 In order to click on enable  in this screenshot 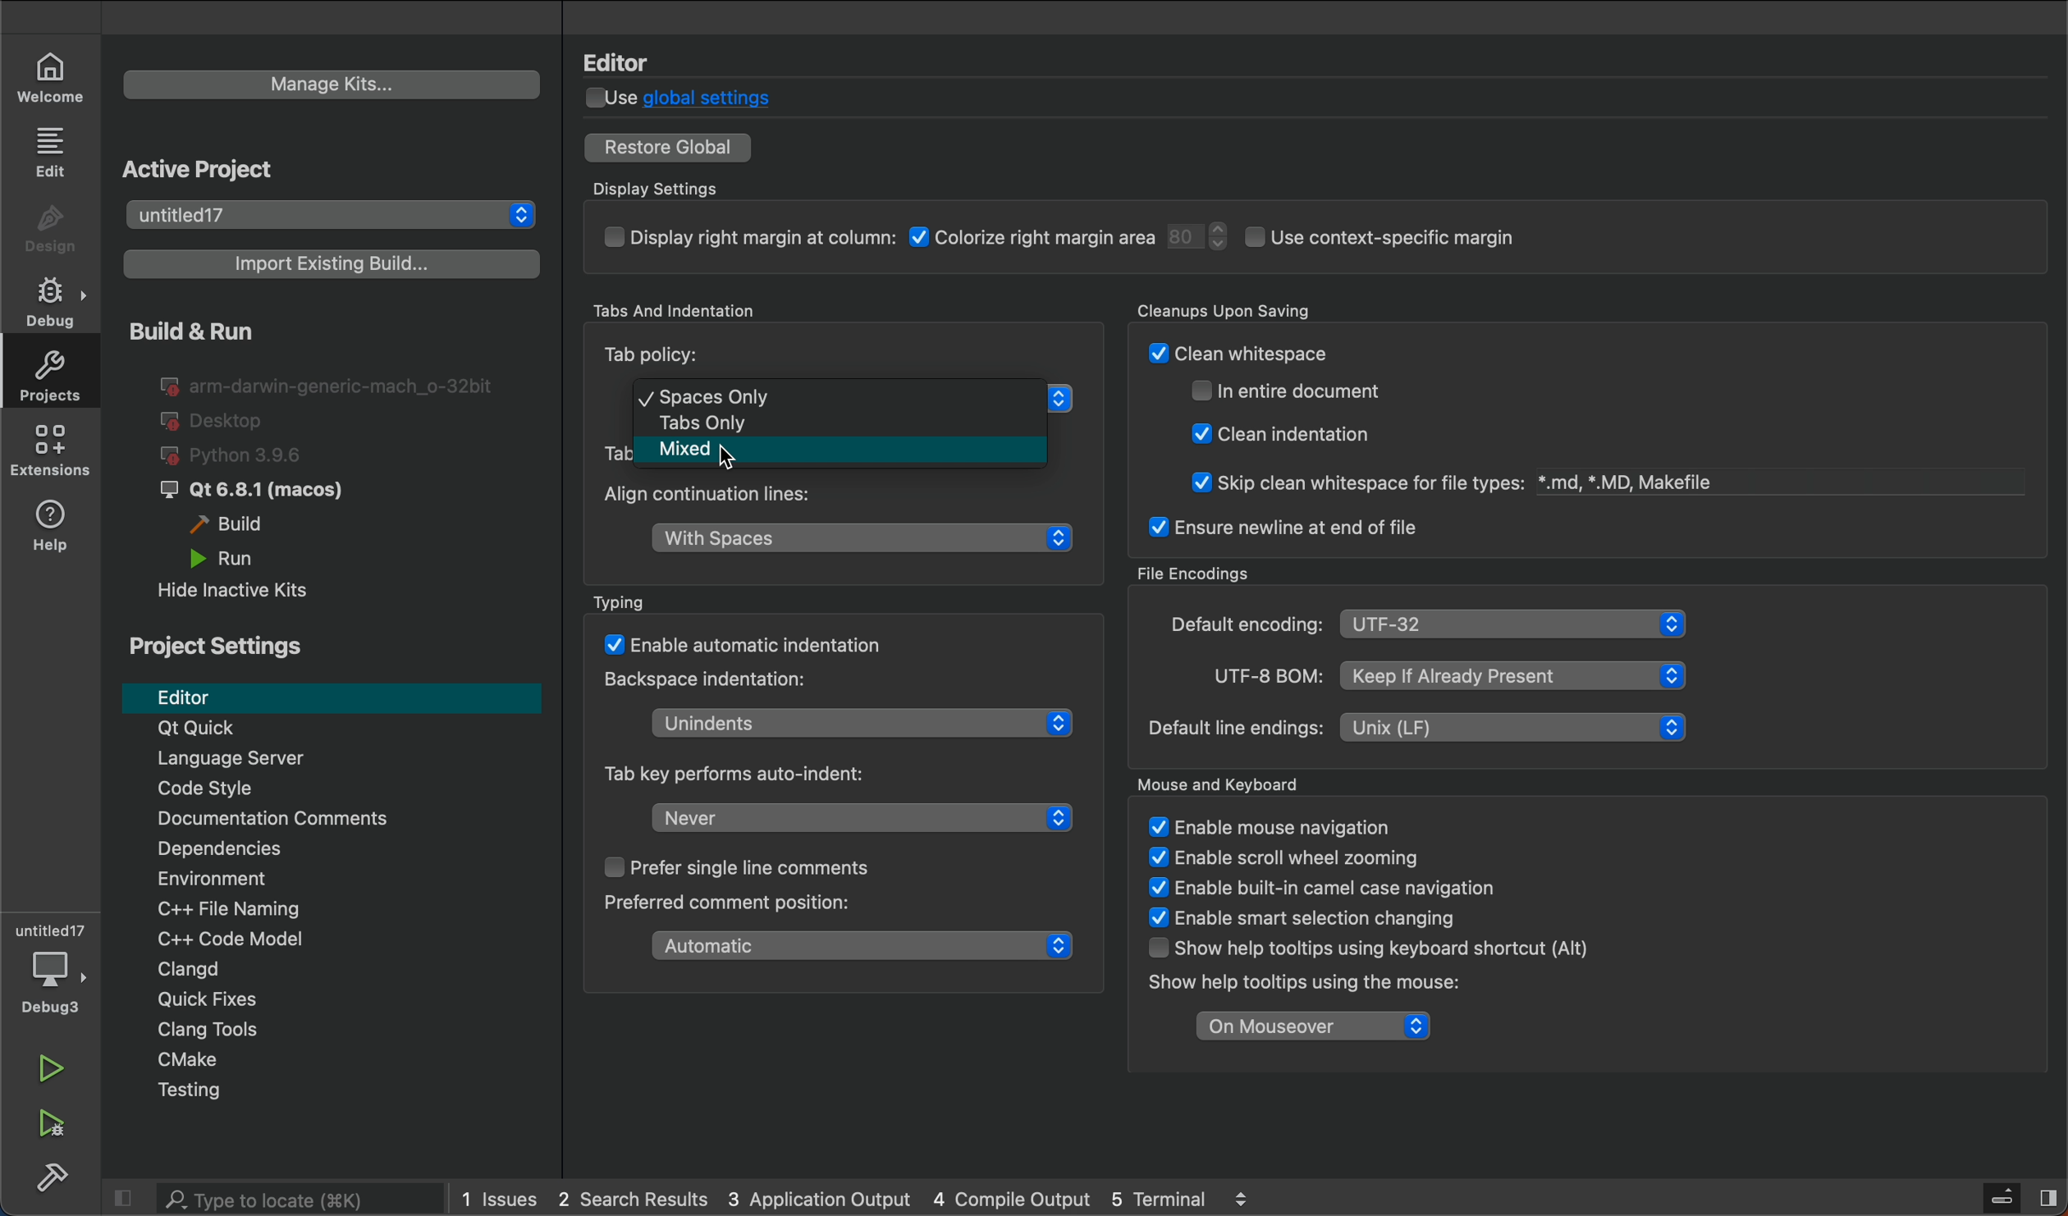, I will do `click(1312, 915)`.